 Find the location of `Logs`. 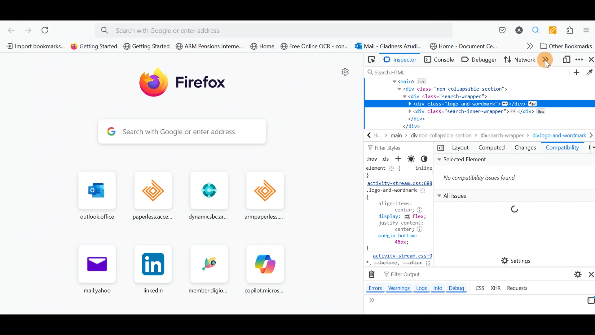

Logs is located at coordinates (421, 288).